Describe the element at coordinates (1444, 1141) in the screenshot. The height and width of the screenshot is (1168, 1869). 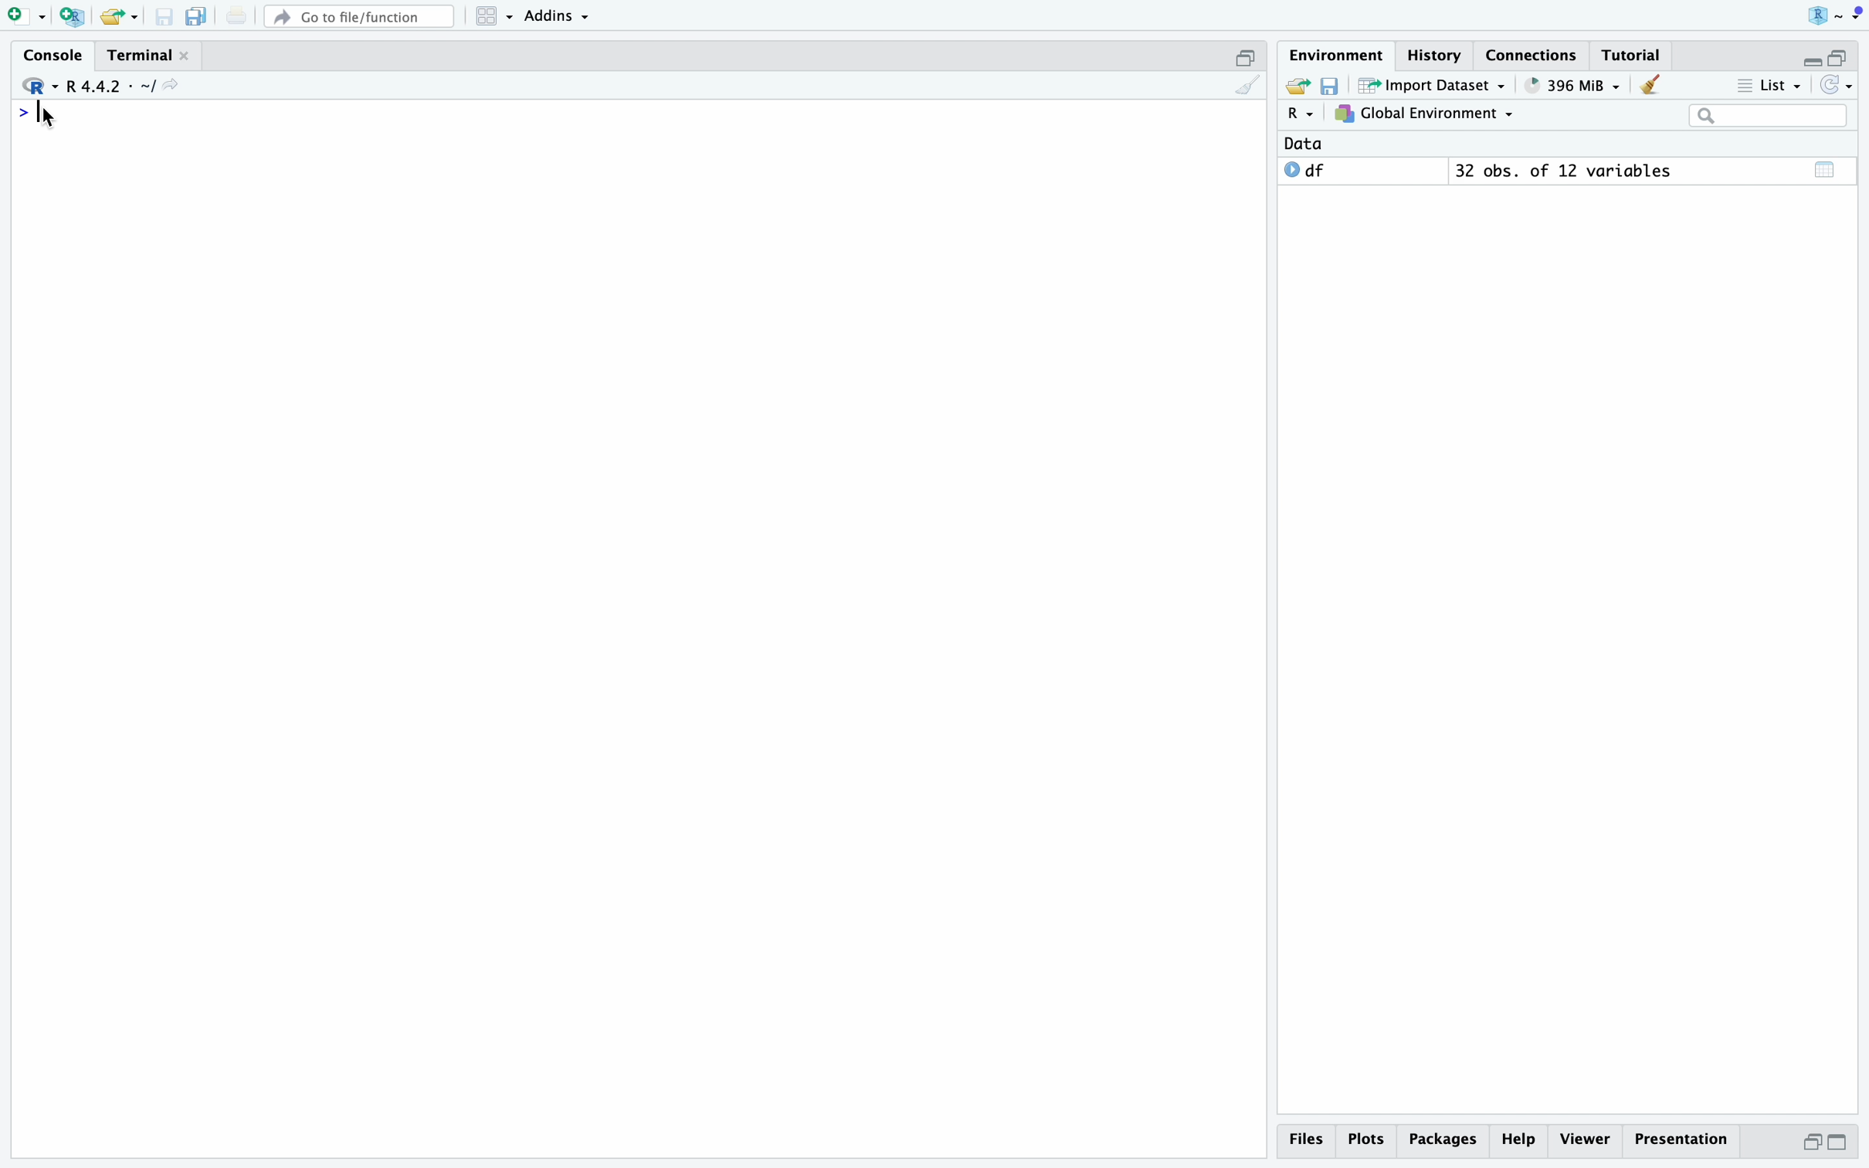
I see `` at that location.